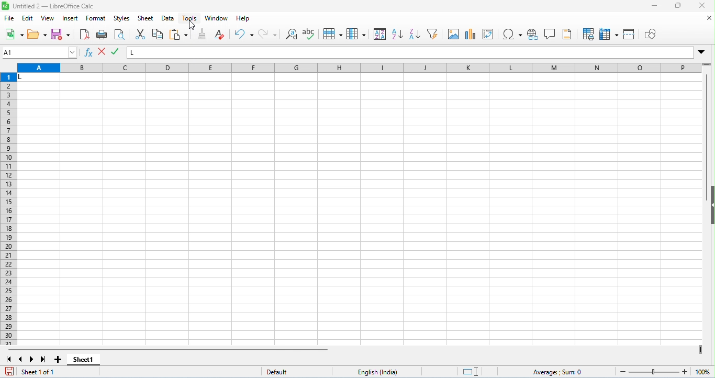 This screenshot has height=378, width=715. Describe the element at coordinates (649, 35) in the screenshot. I see `show draw functions` at that location.